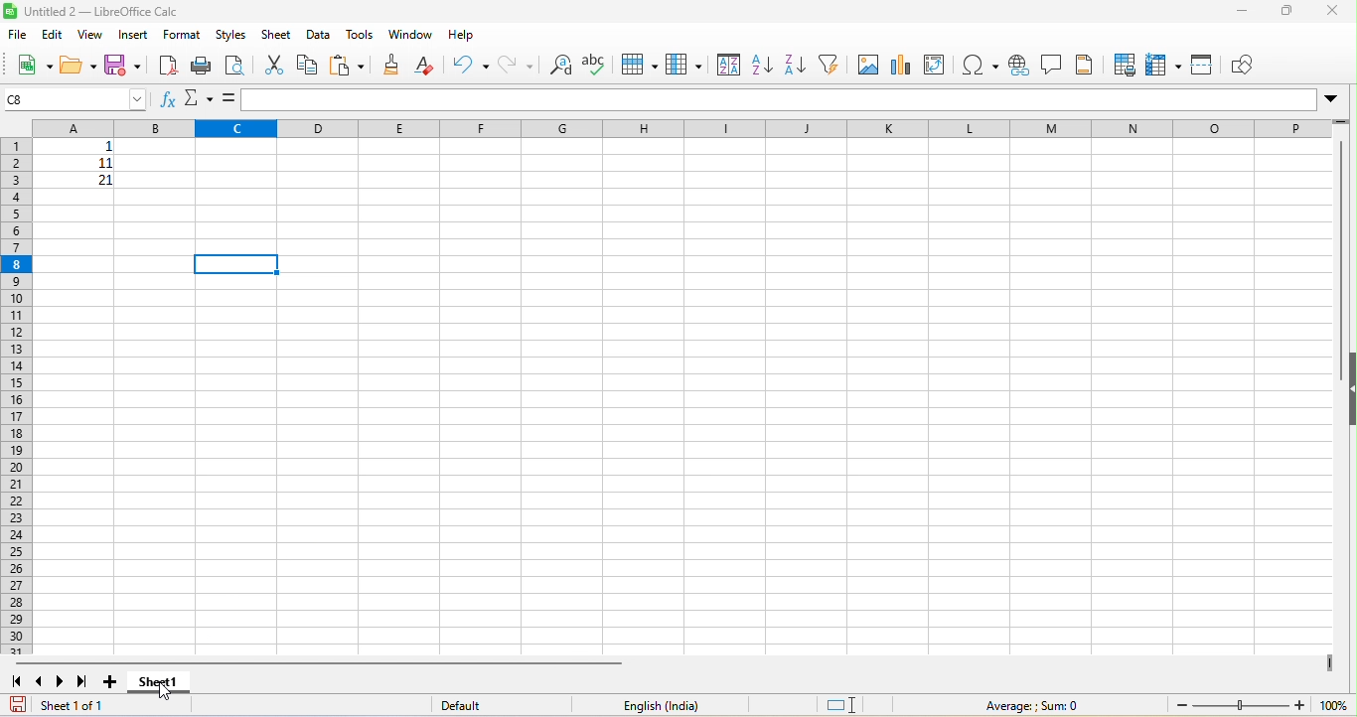 This screenshot has height=717, width=1357. I want to click on clear direct formatting, so click(429, 66).